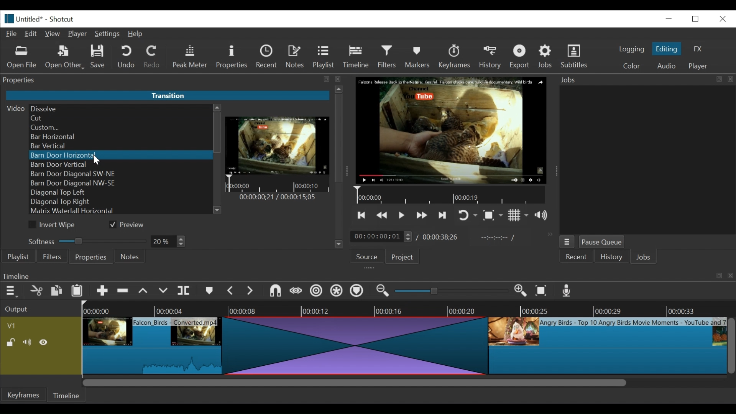 The image size is (736, 414). I want to click on Time, so click(278, 198).